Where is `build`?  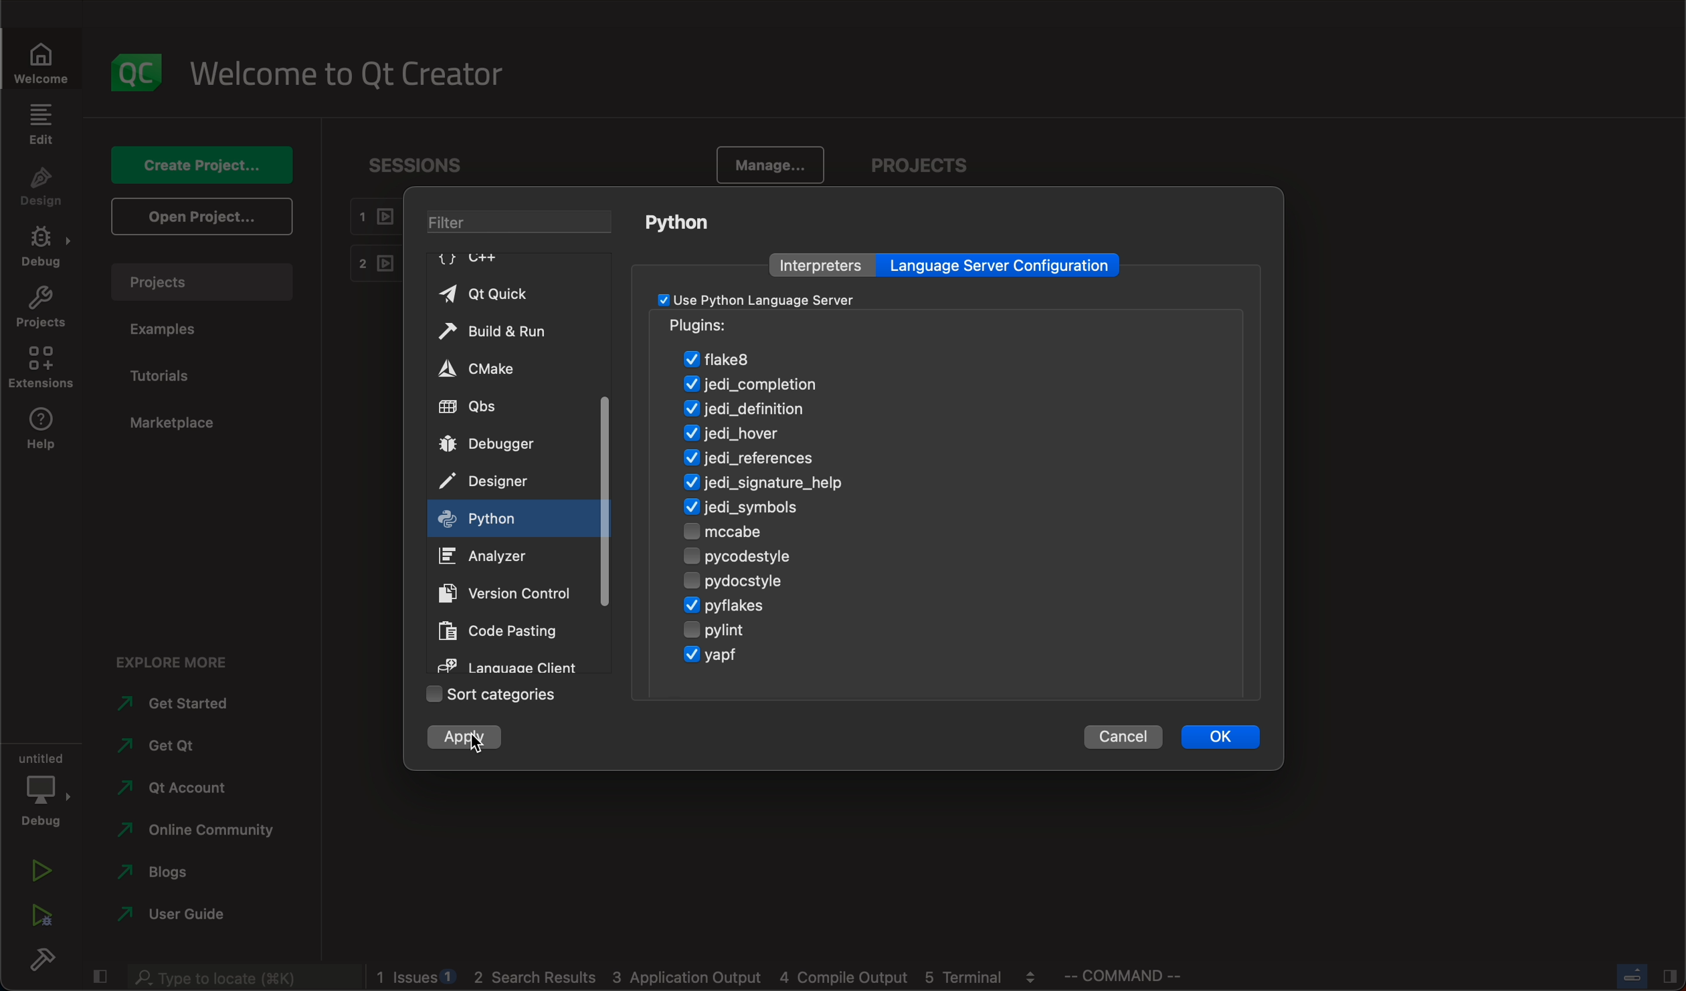
build is located at coordinates (40, 959).